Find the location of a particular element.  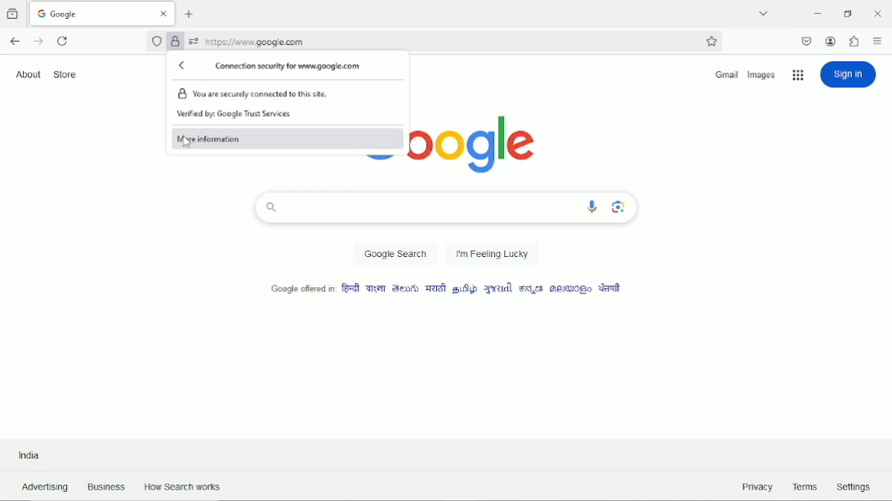

Current tab is located at coordinates (102, 13).